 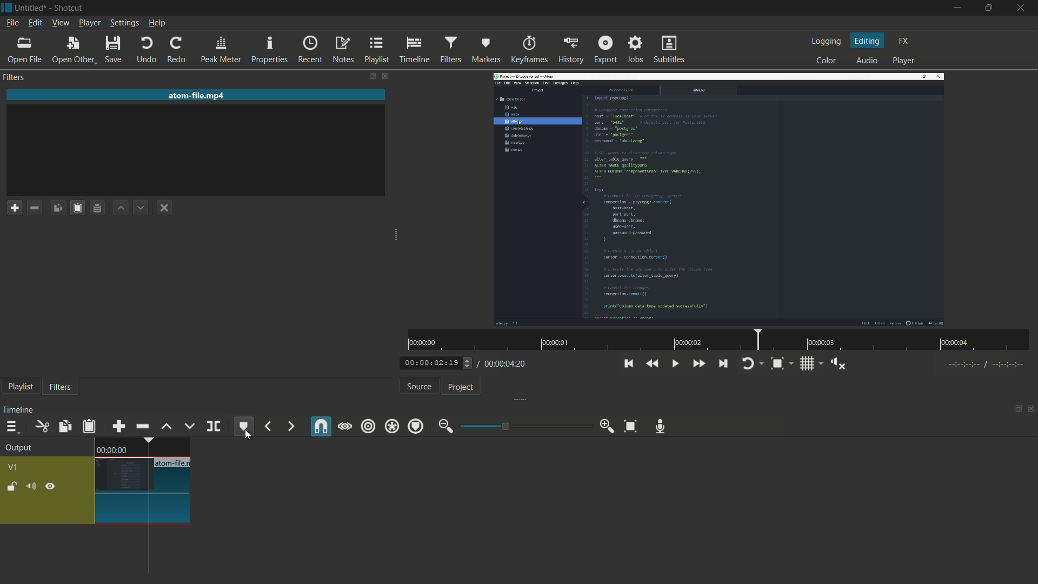 What do you see at coordinates (629, 364) in the screenshot?
I see `skip to the previous point` at bounding box center [629, 364].